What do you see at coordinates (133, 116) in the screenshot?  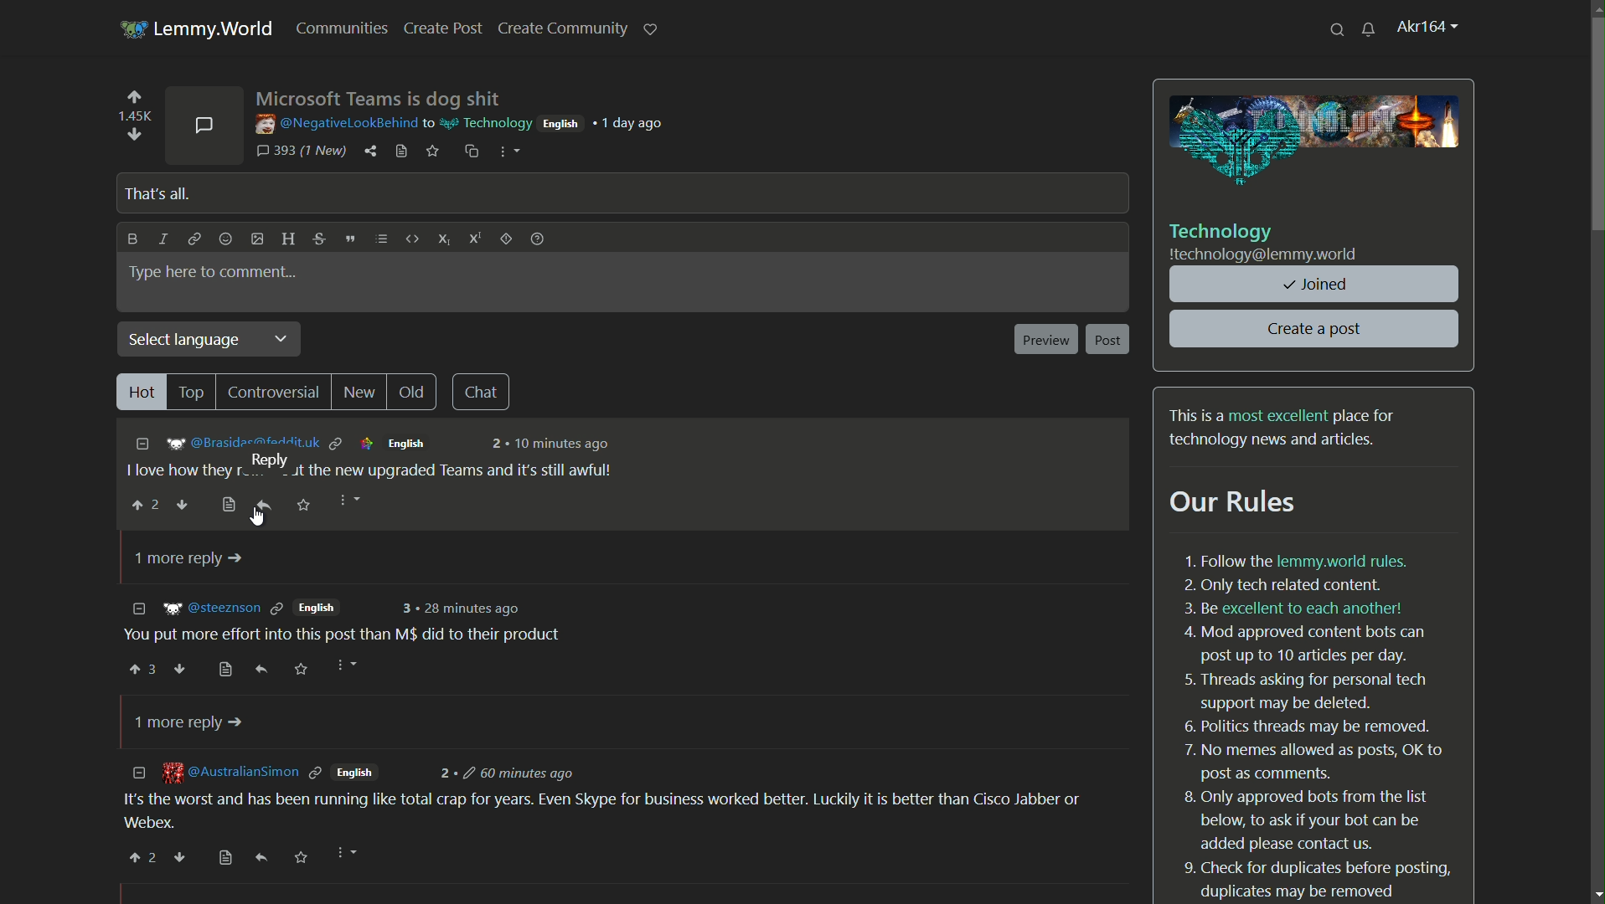 I see `number of votes` at bounding box center [133, 116].